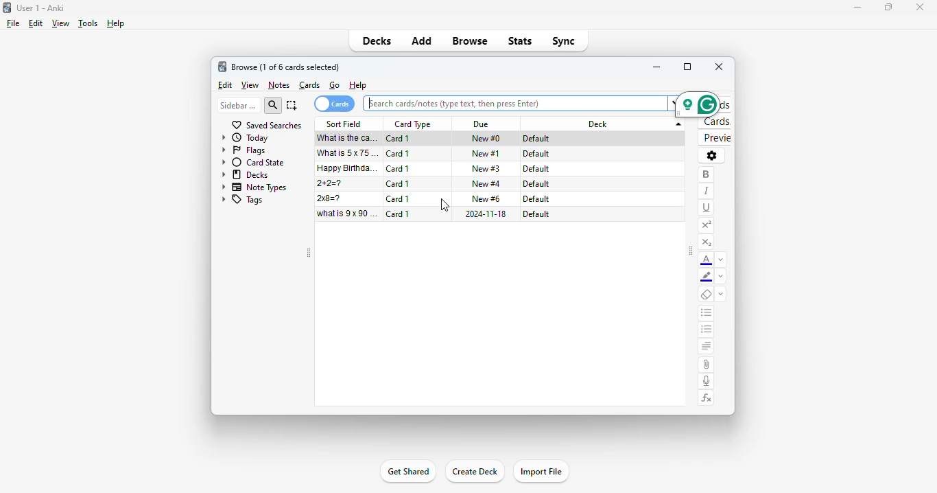 This screenshot has height=493, width=937. What do you see at coordinates (407, 472) in the screenshot?
I see `get shared` at bounding box center [407, 472].